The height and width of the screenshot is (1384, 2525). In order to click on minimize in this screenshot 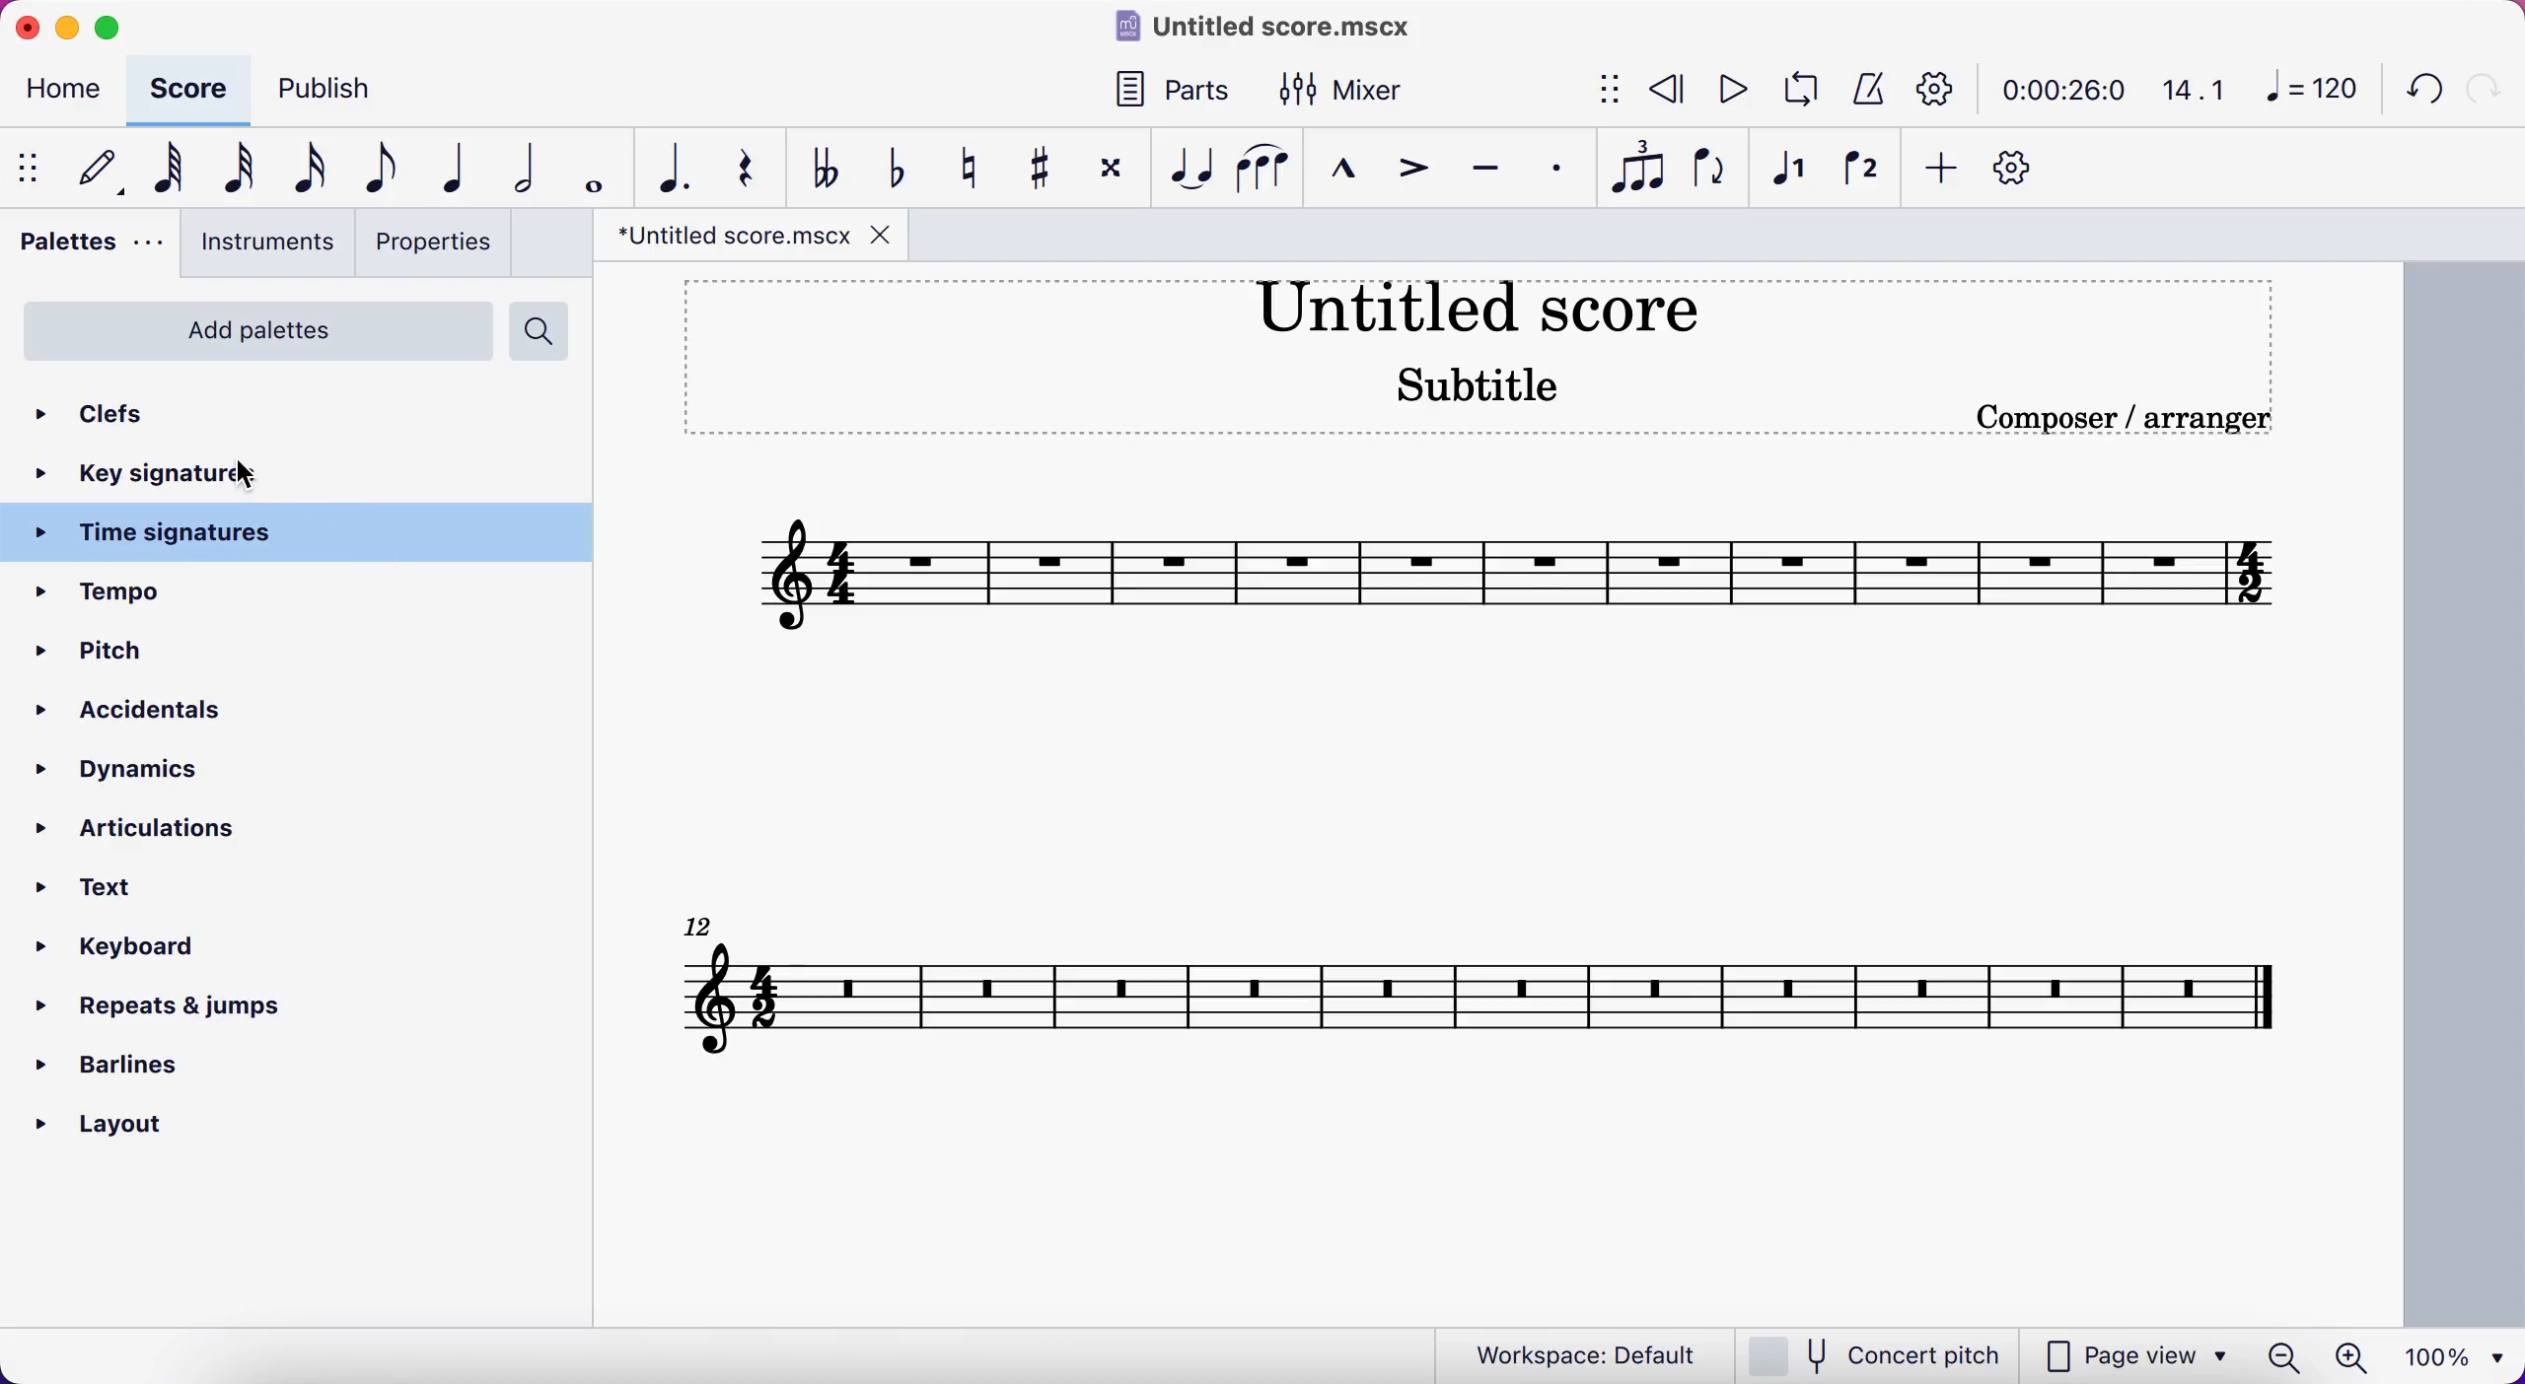, I will do `click(73, 28)`.